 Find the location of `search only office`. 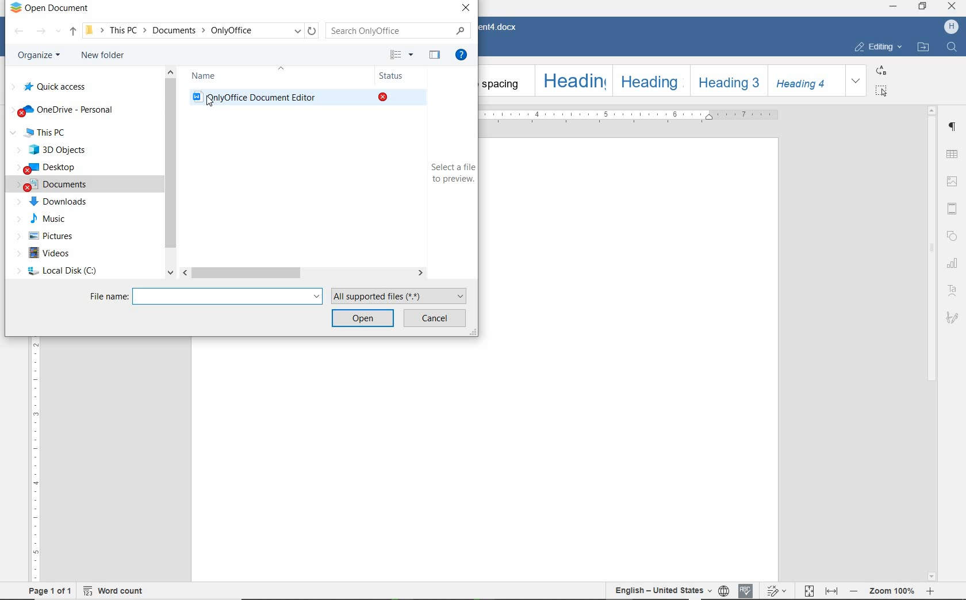

search only office is located at coordinates (398, 30).